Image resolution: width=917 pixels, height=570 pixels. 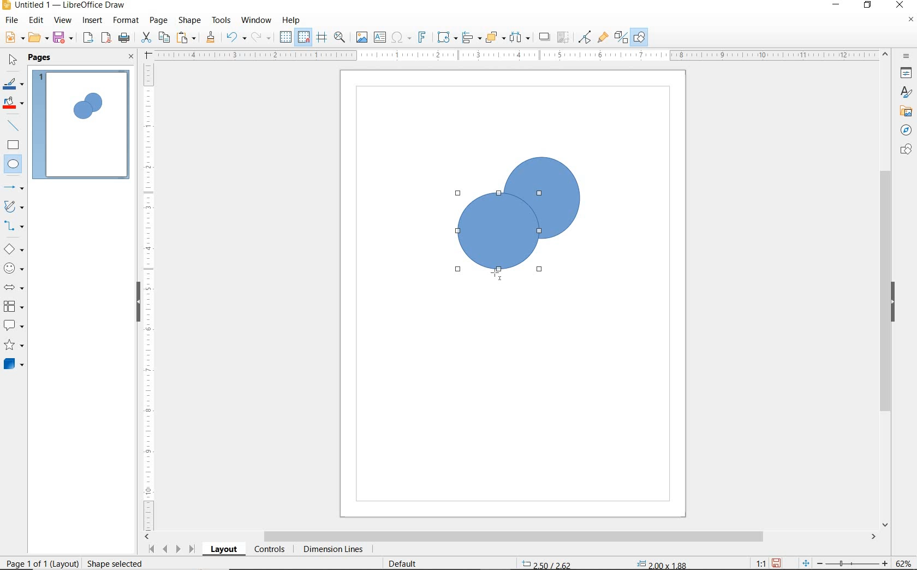 What do you see at coordinates (639, 37) in the screenshot?
I see `SHOW DRAW FUNCTONS` at bounding box center [639, 37].